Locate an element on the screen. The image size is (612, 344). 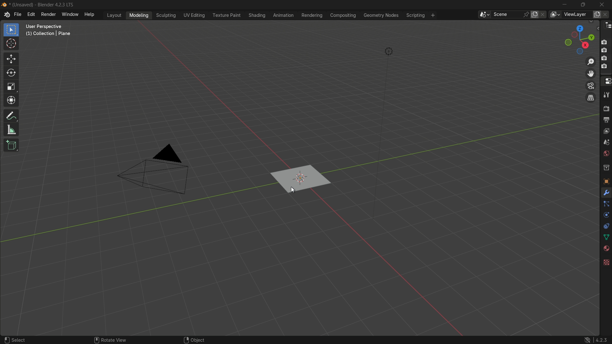
capture is located at coordinates (604, 50).